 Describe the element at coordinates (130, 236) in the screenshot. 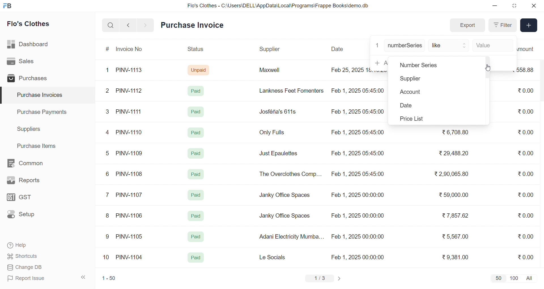

I see `PINV-1105` at that location.